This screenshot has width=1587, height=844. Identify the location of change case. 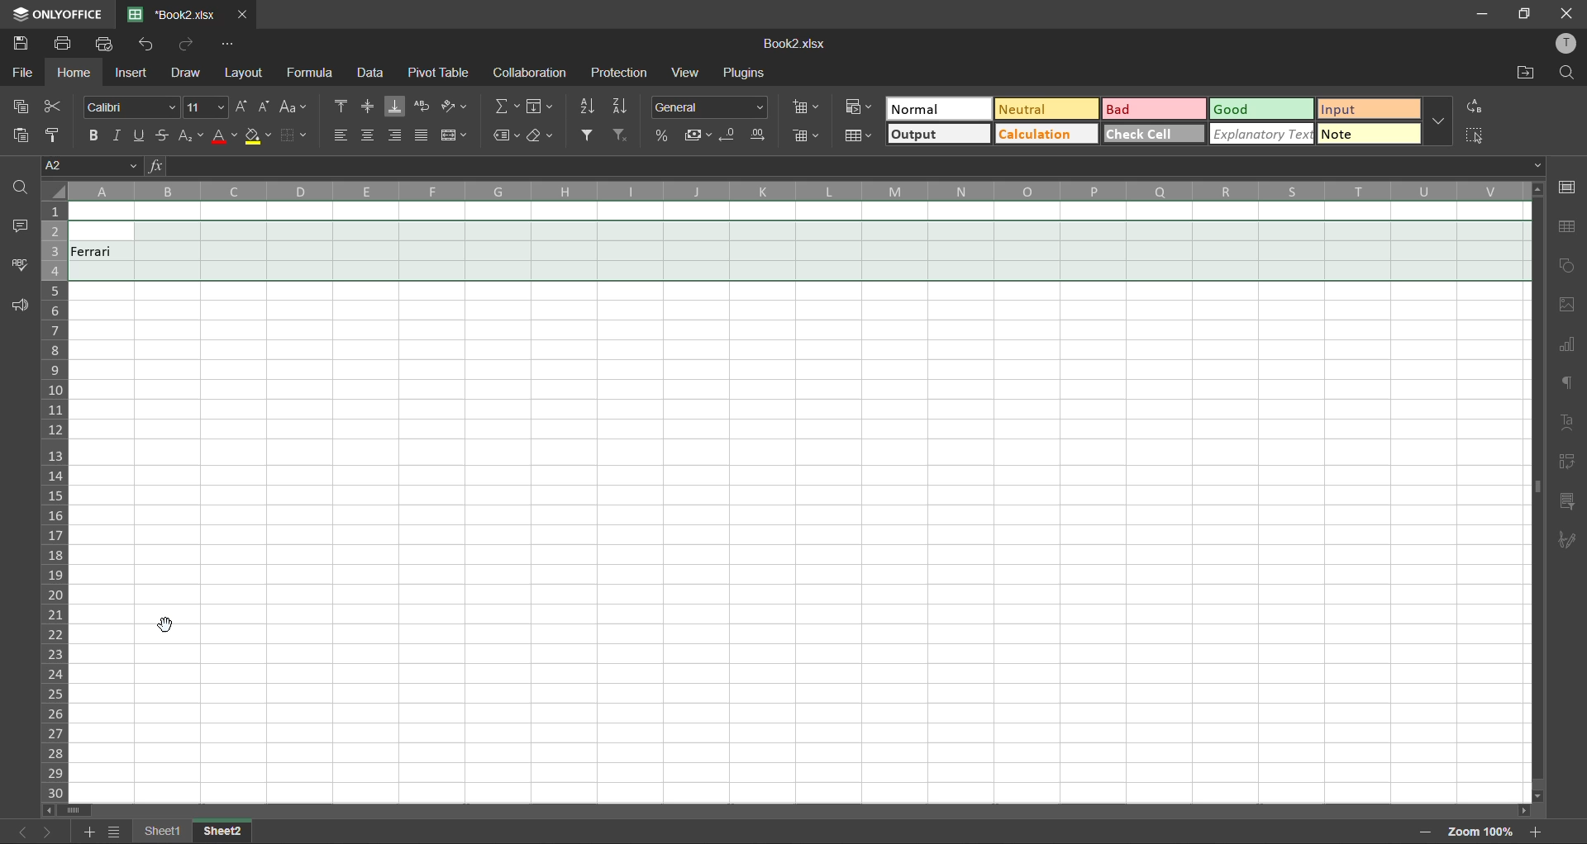
(296, 109).